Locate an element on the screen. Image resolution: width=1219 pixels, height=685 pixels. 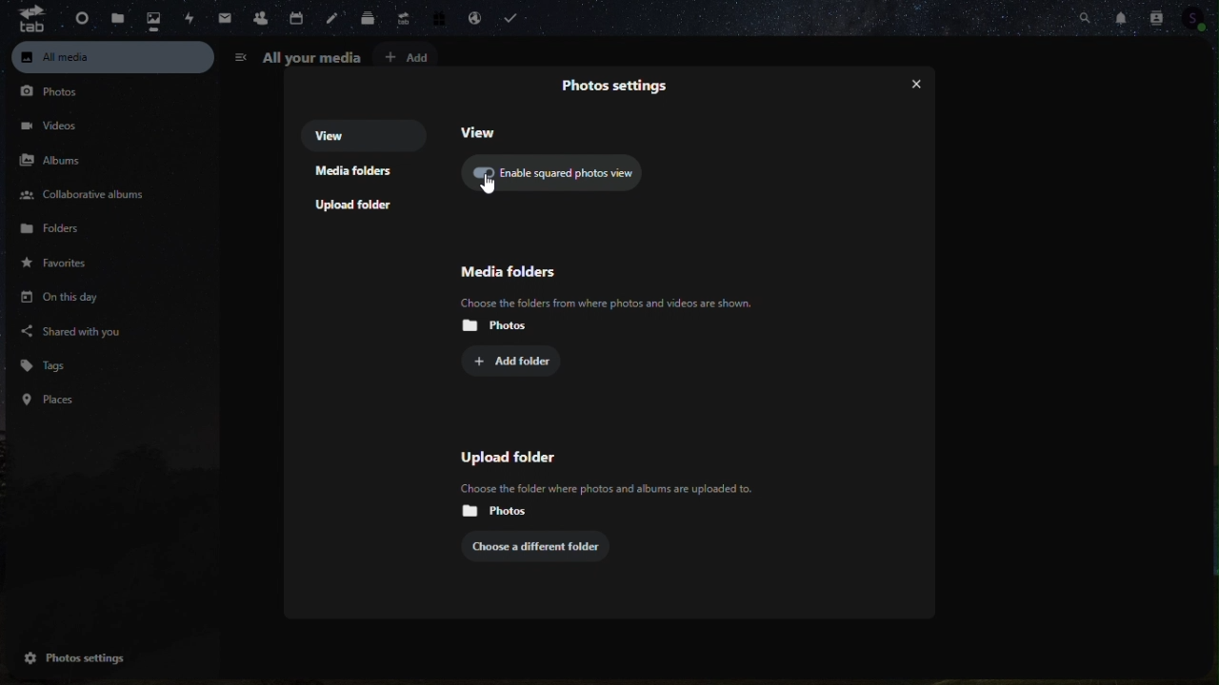
file is located at coordinates (117, 19).